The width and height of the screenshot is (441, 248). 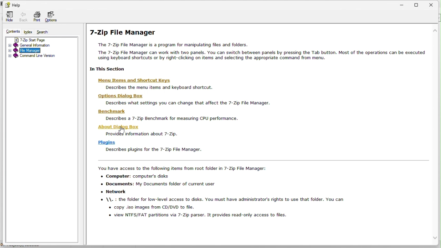 What do you see at coordinates (24, 51) in the screenshot?
I see `File manager` at bounding box center [24, 51].